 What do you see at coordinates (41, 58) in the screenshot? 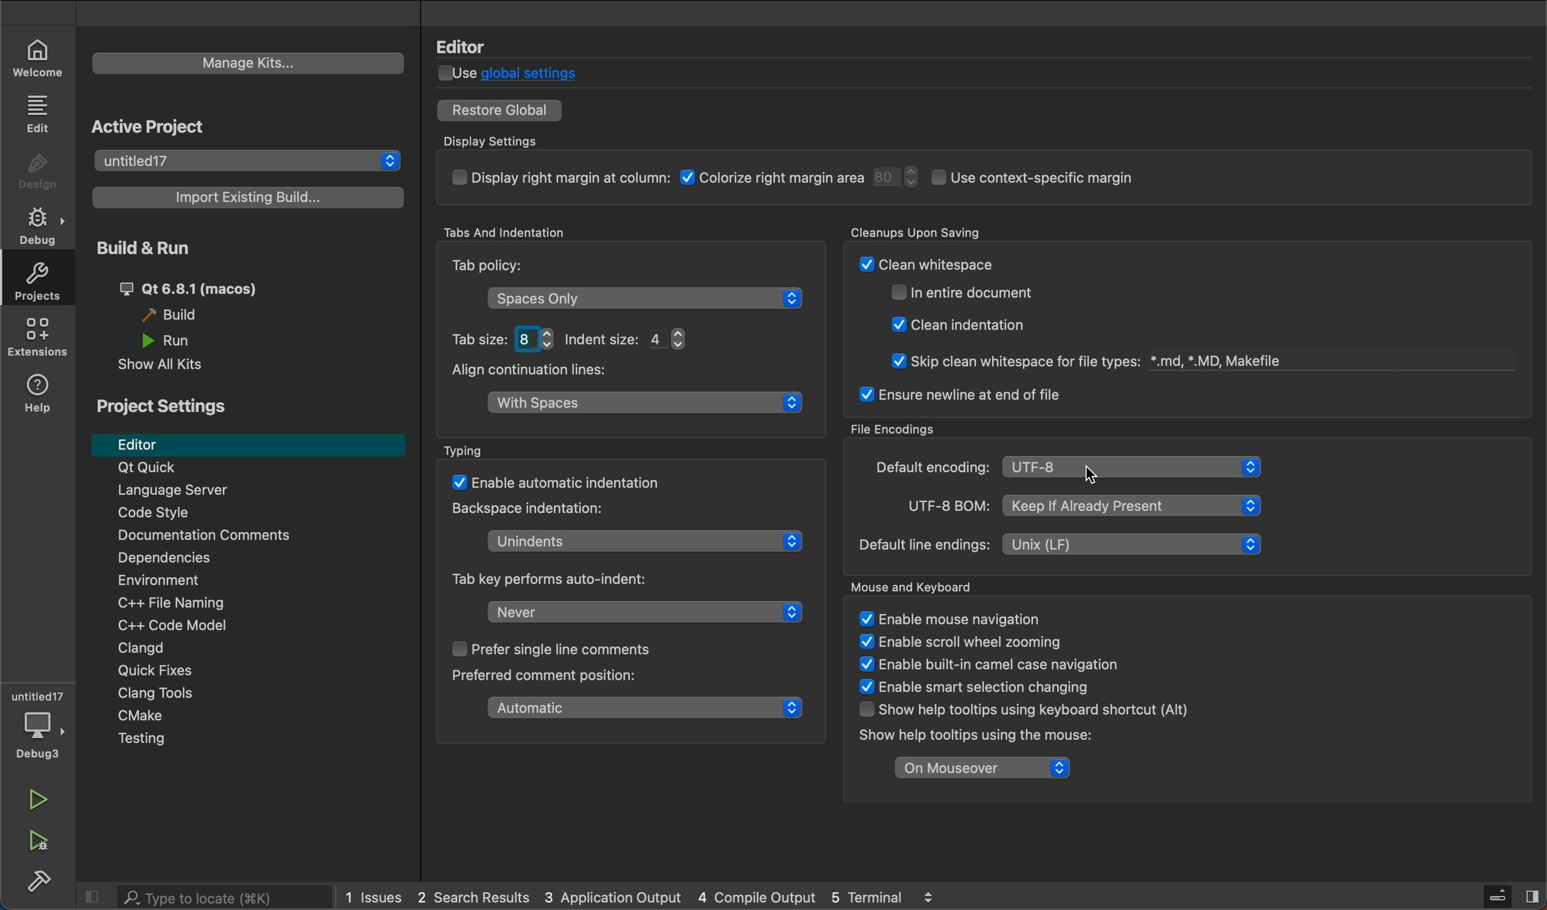
I see `welcome` at bounding box center [41, 58].